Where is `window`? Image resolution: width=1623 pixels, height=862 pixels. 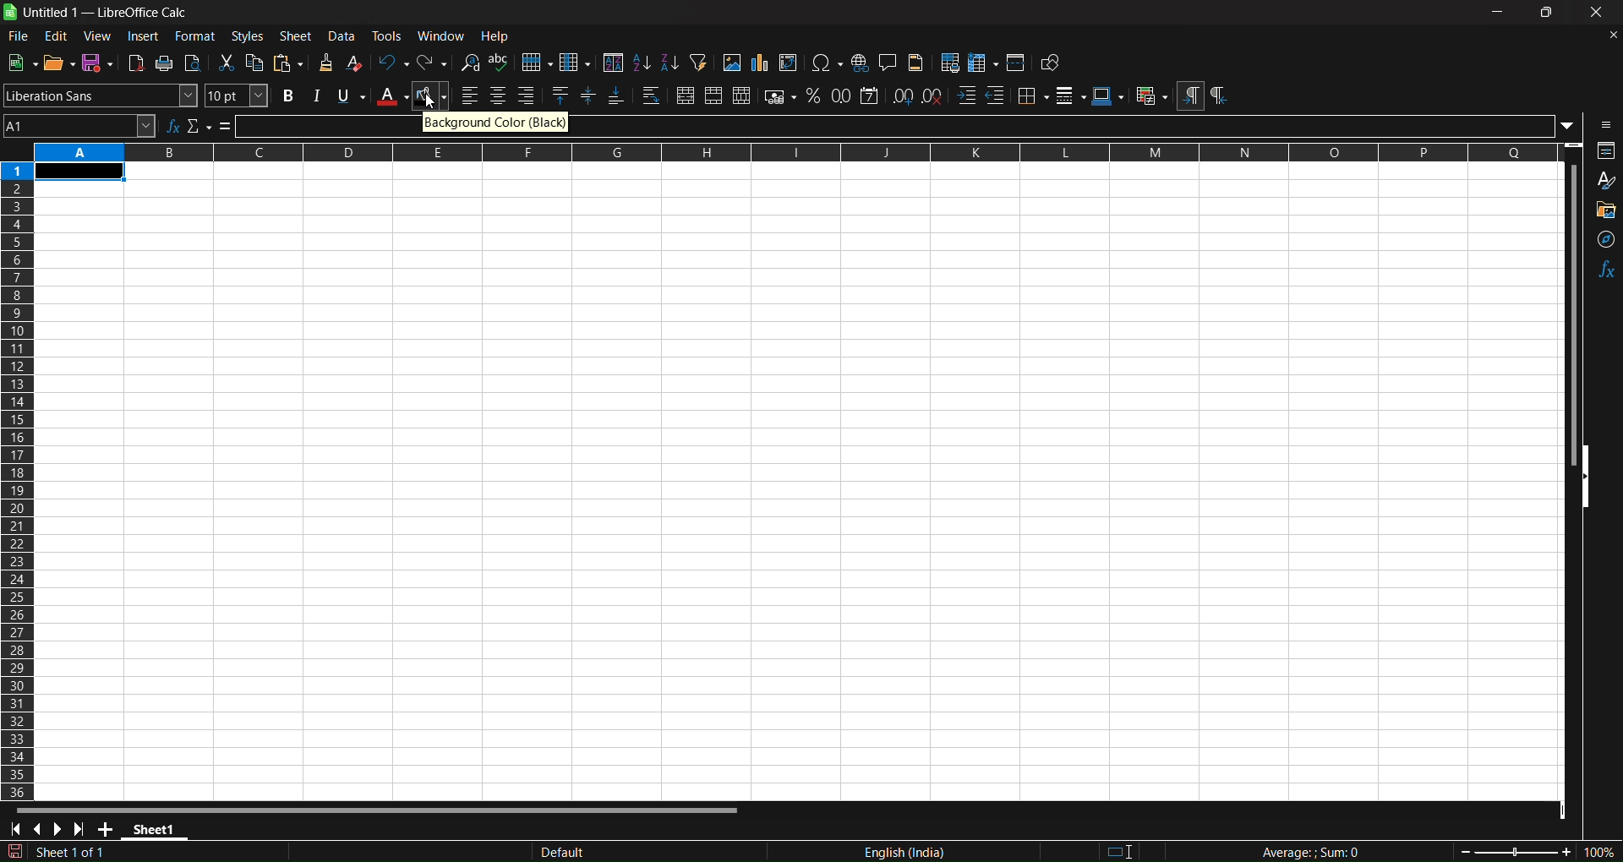 window is located at coordinates (441, 37).